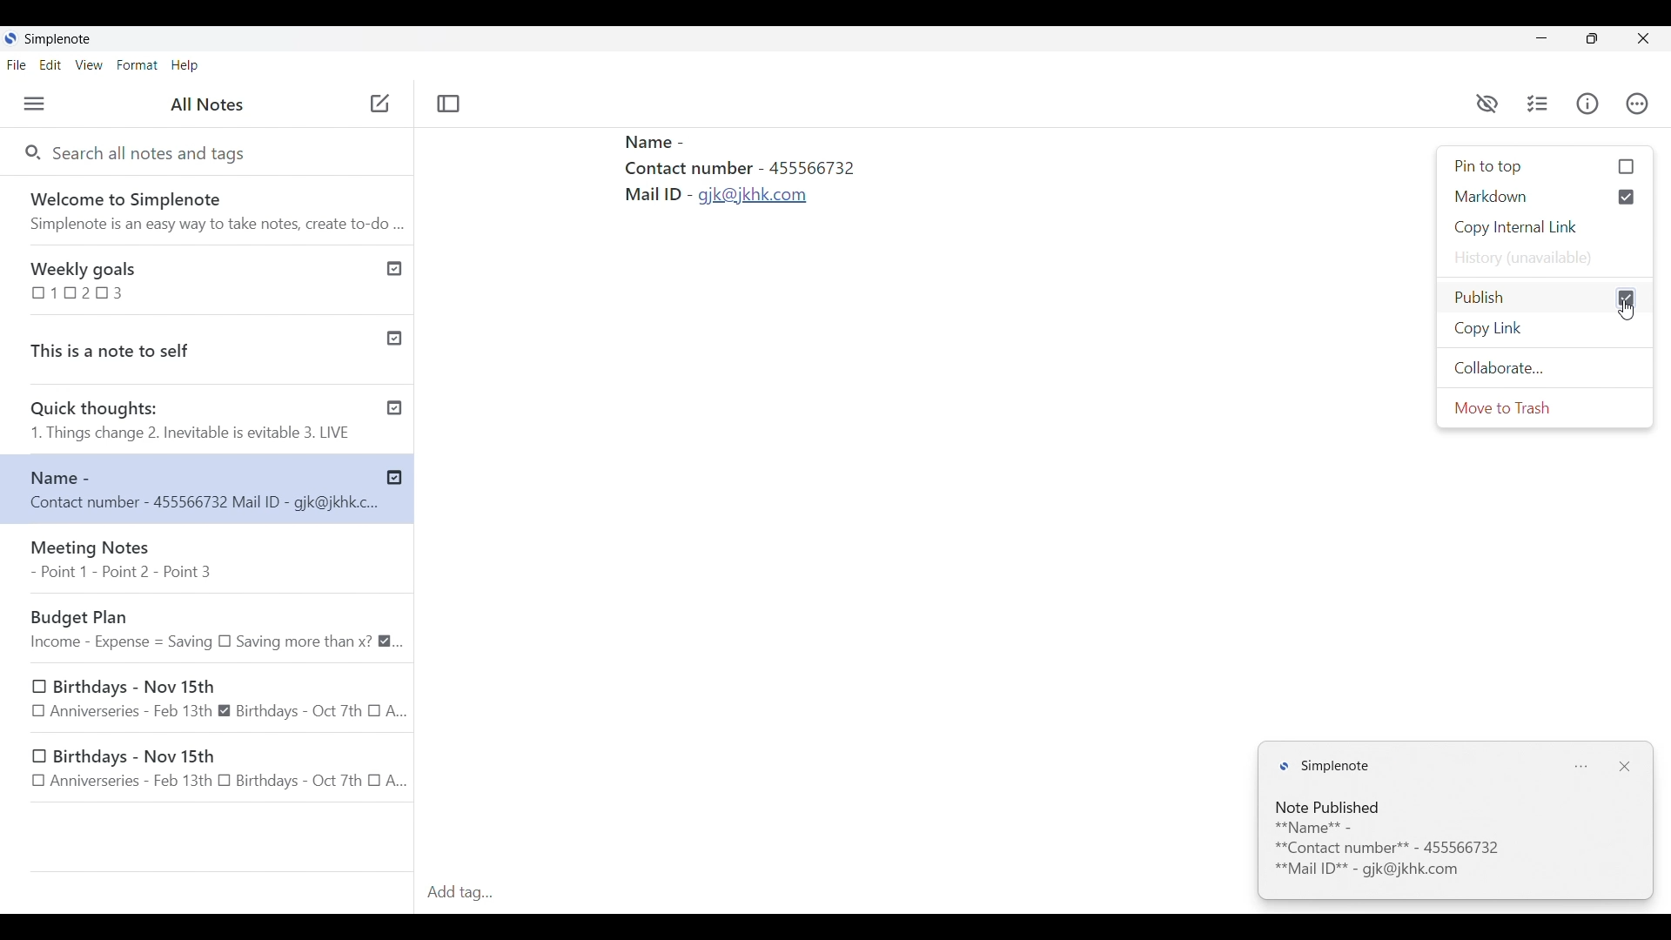 The width and height of the screenshot is (1671, 940). What do you see at coordinates (90, 65) in the screenshot?
I see `View menu` at bounding box center [90, 65].